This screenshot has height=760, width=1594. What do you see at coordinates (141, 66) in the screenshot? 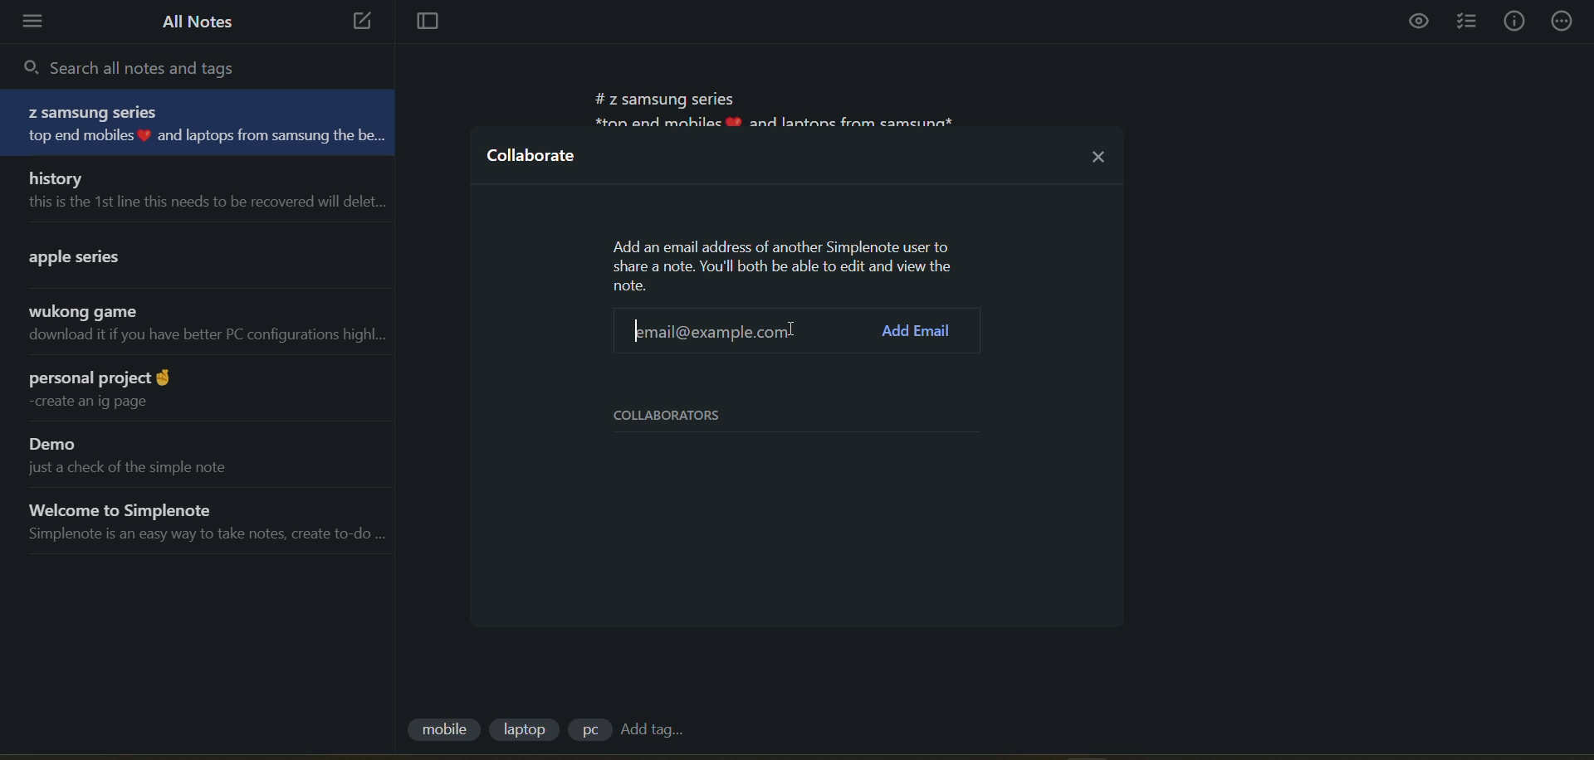
I see `search all notes and tags` at bounding box center [141, 66].